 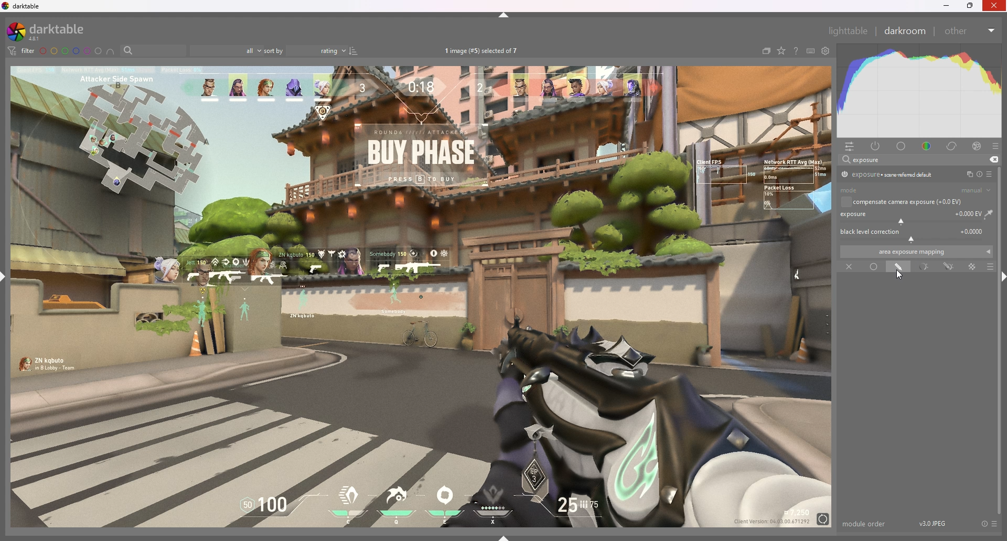 I want to click on help, so click(x=795, y=51).